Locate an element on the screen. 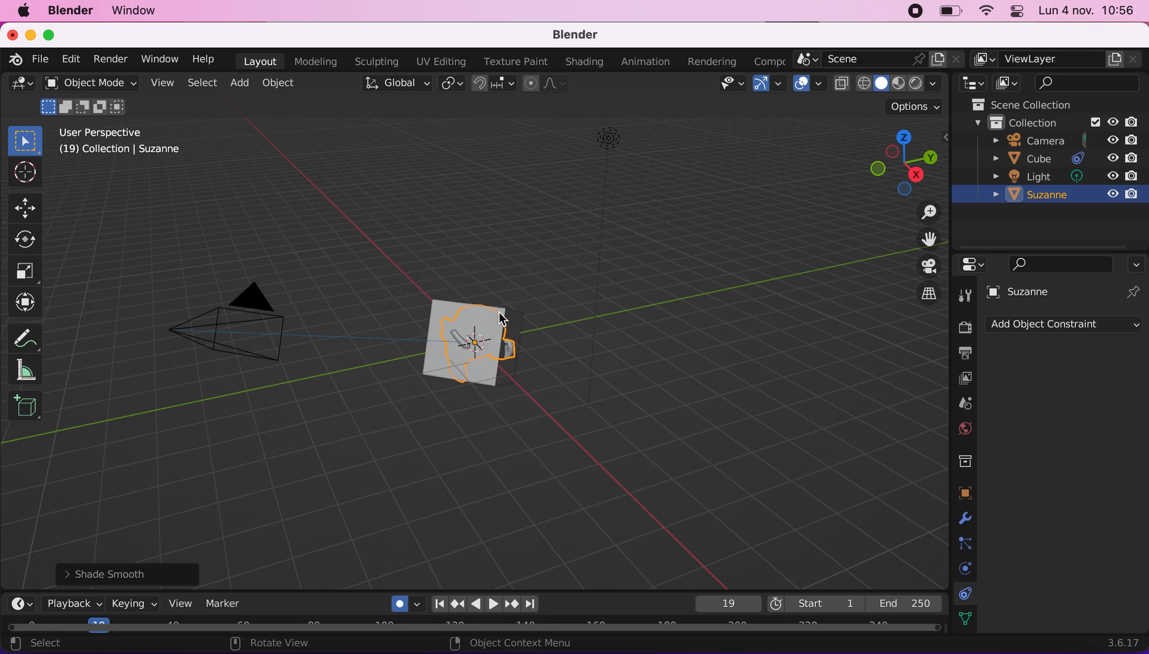  measure is located at coordinates (26, 371).